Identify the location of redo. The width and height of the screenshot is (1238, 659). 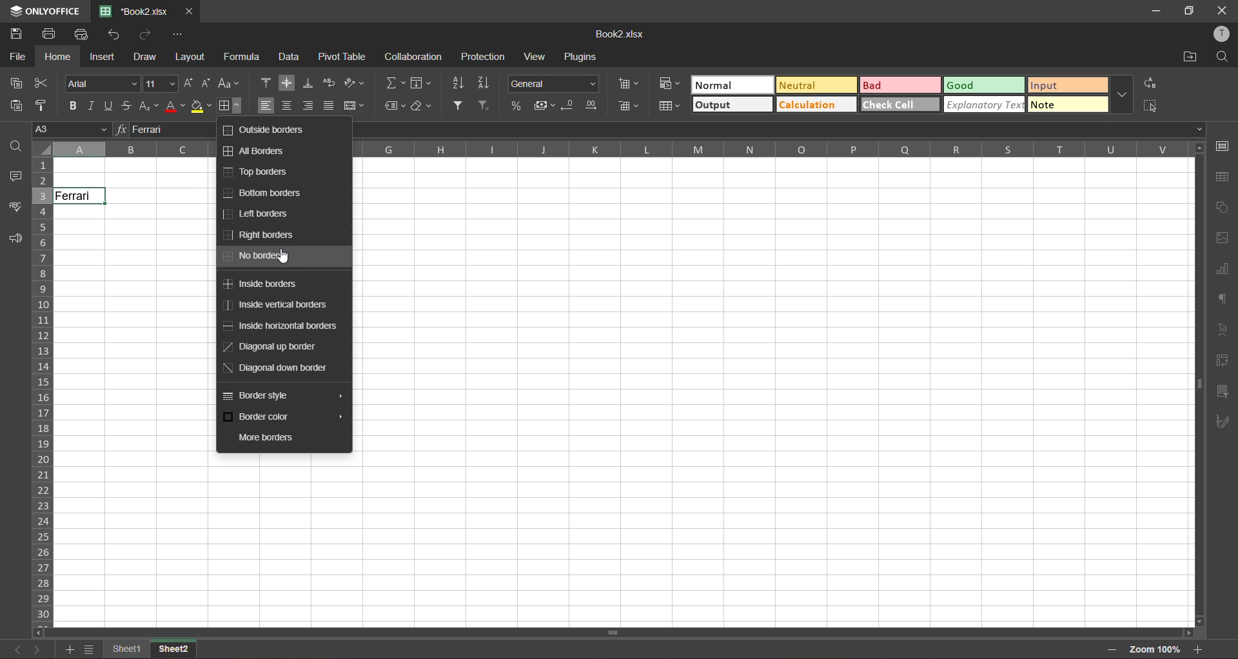
(147, 33).